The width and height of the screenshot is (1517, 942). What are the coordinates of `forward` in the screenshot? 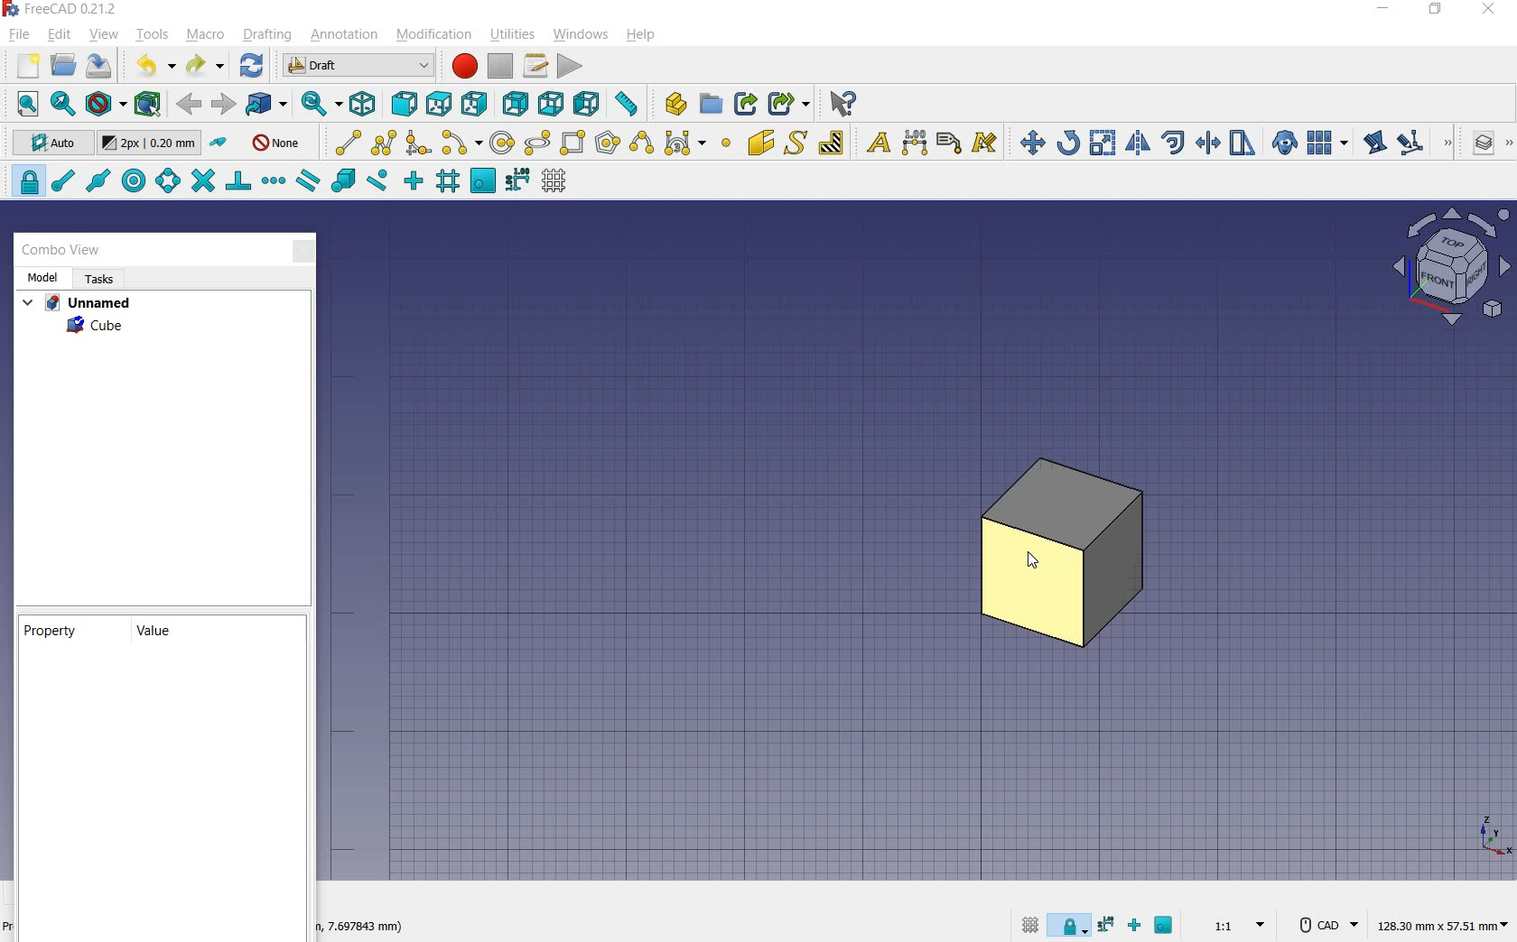 It's located at (223, 105).